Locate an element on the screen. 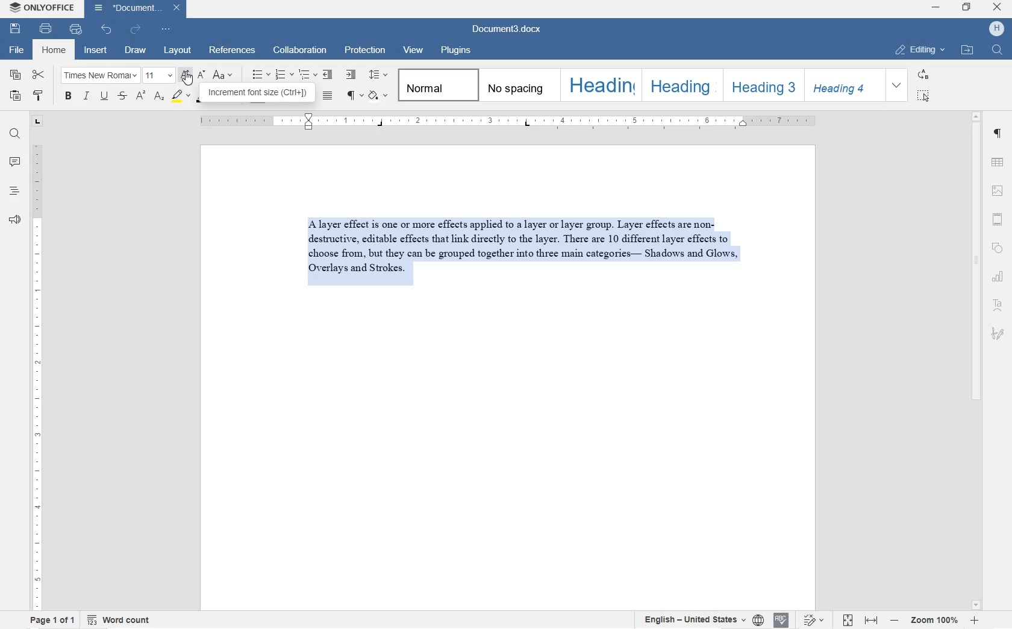  NO SPACING is located at coordinates (516, 86).